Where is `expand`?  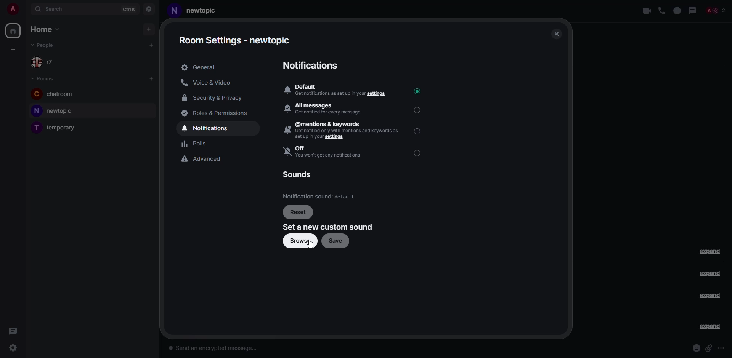
expand is located at coordinates (710, 296).